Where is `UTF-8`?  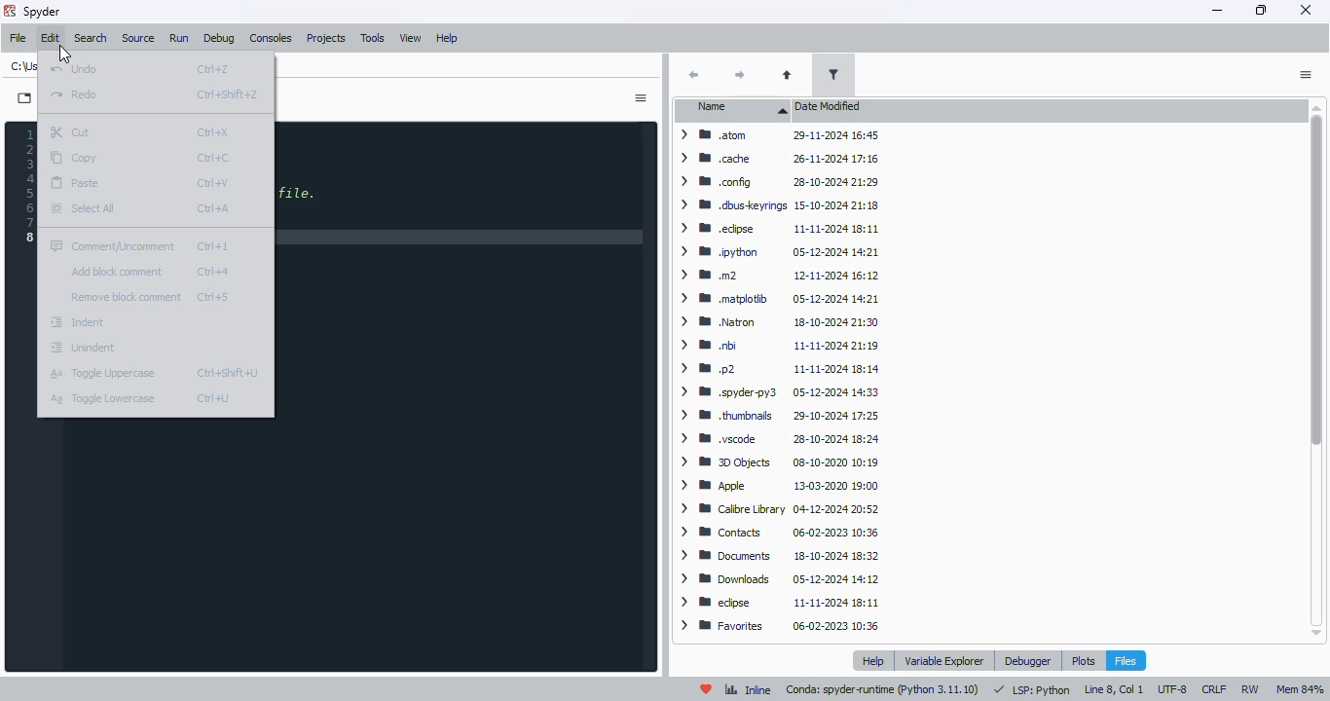
UTF-8 is located at coordinates (1172, 689).